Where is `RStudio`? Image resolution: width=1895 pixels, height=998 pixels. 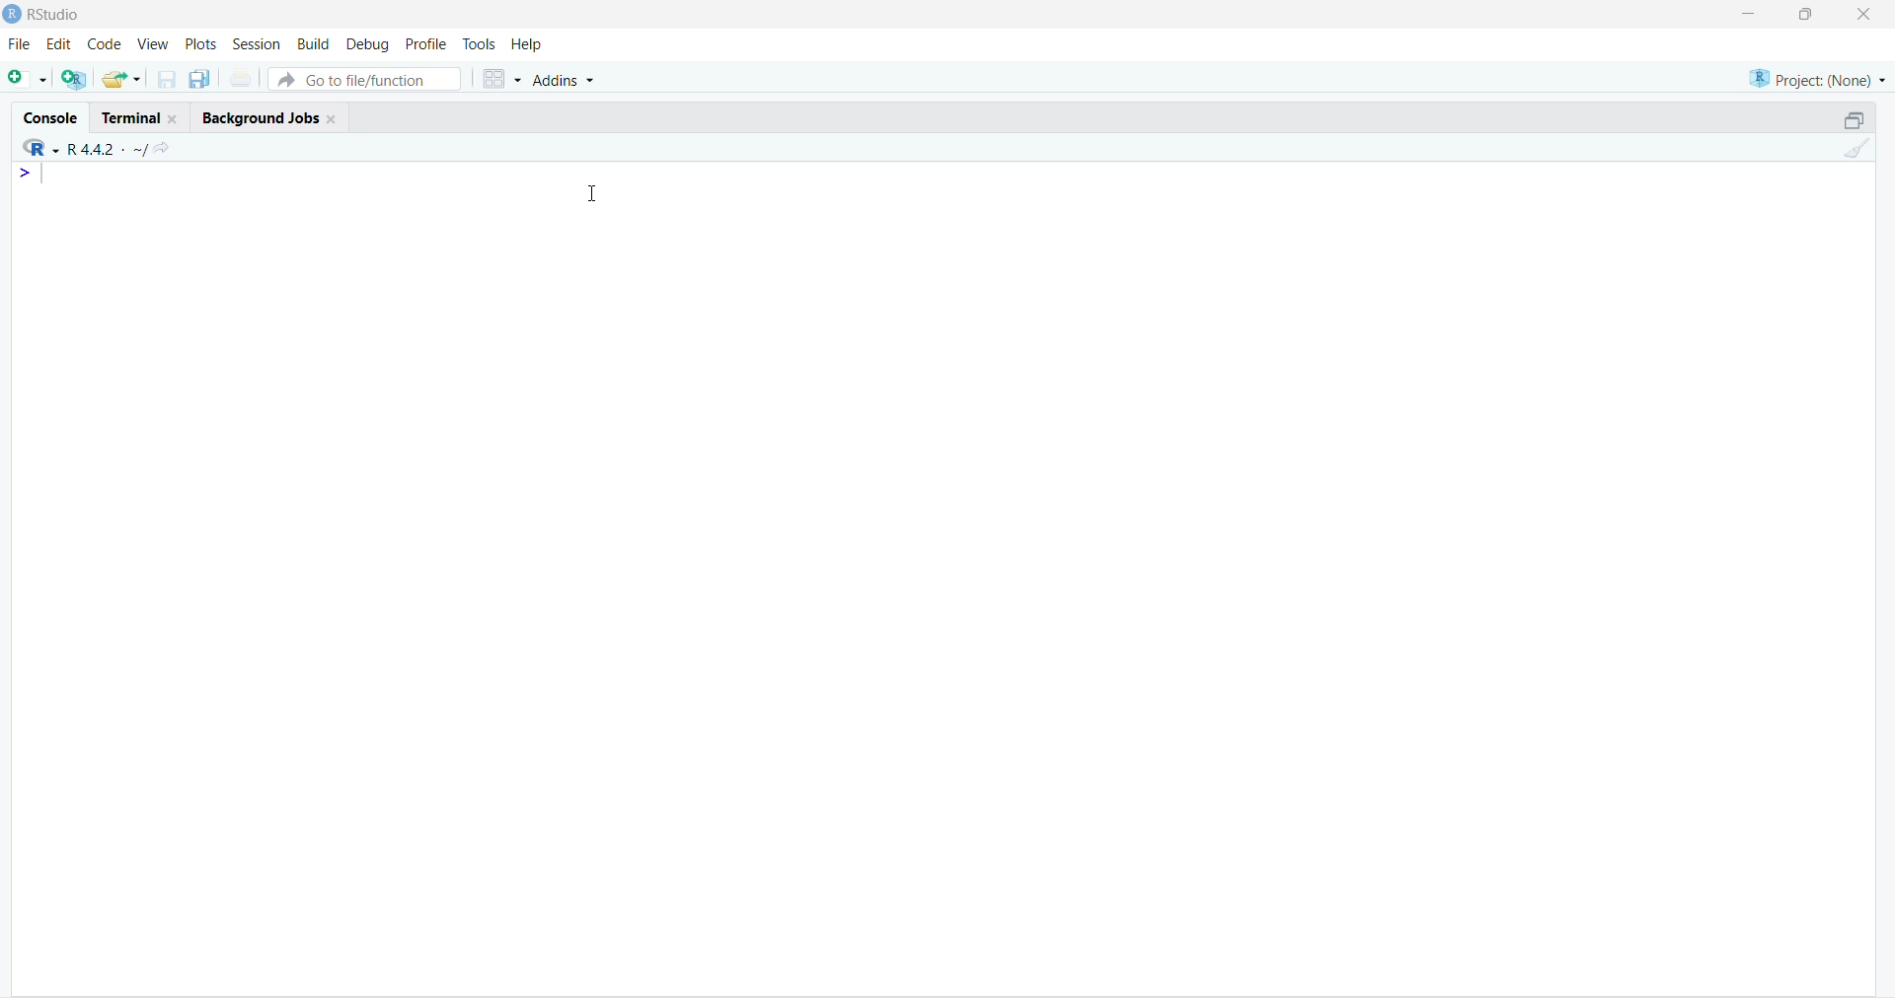
RStudio is located at coordinates (56, 14).